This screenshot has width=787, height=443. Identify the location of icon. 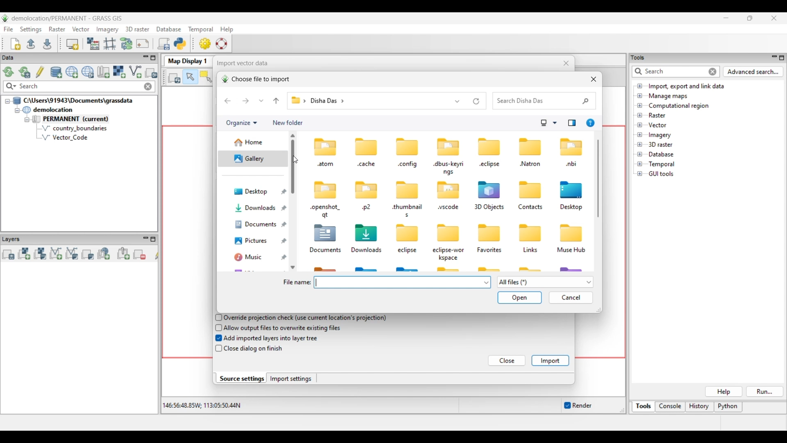
(406, 190).